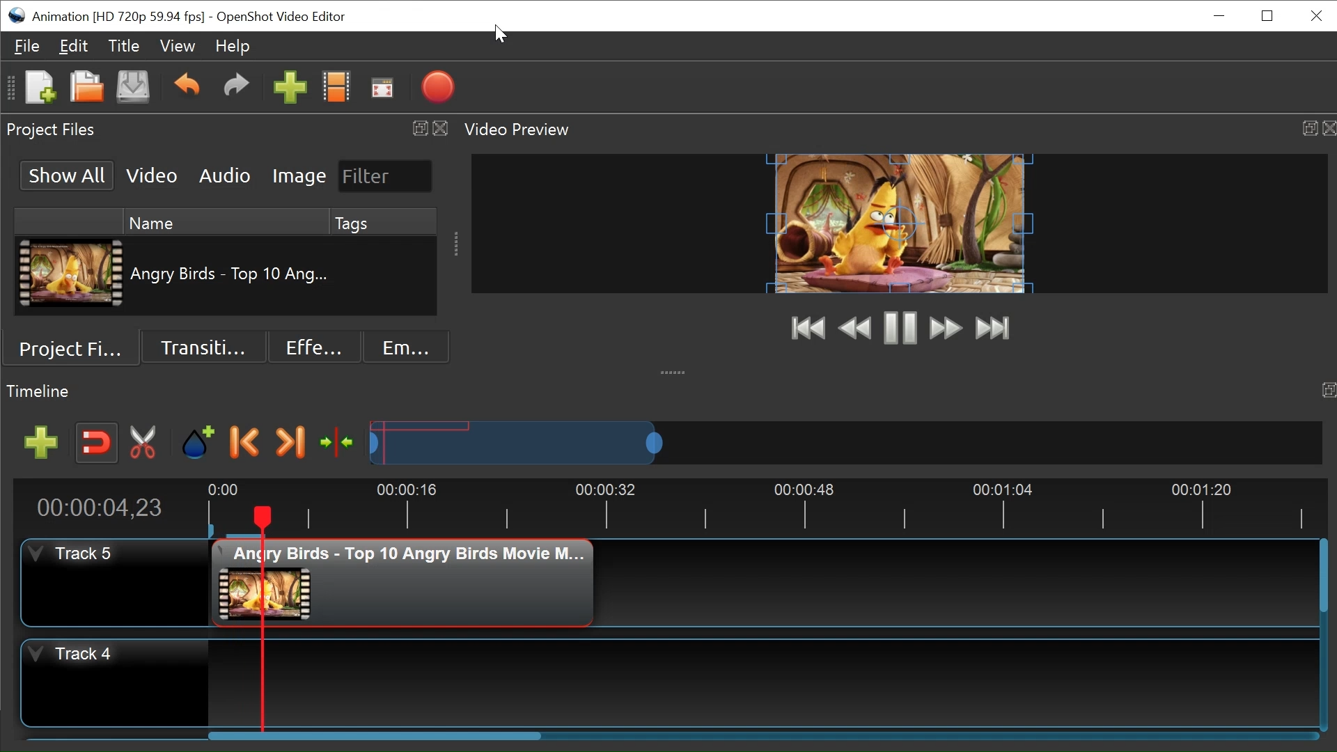 The image size is (1337, 752). Describe the element at coordinates (437, 87) in the screenshot. I see `Export Video` at that location.